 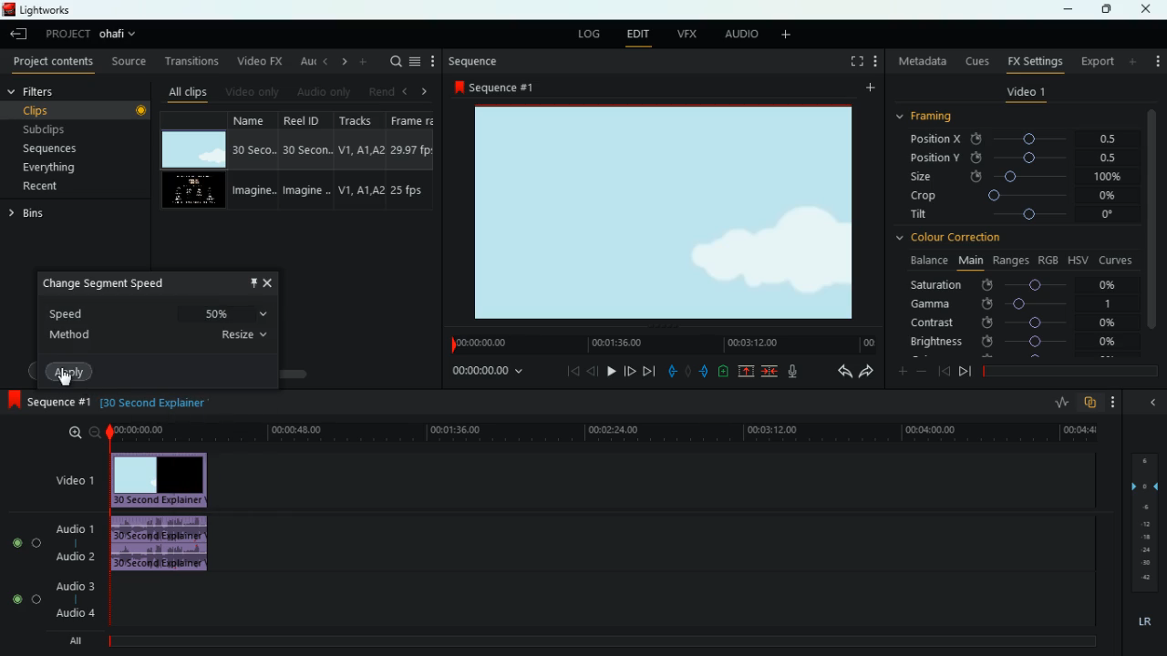 What do you see at coordinates (601, 433) in the screenshot?
I see `time` at bounding box center [601, 433].